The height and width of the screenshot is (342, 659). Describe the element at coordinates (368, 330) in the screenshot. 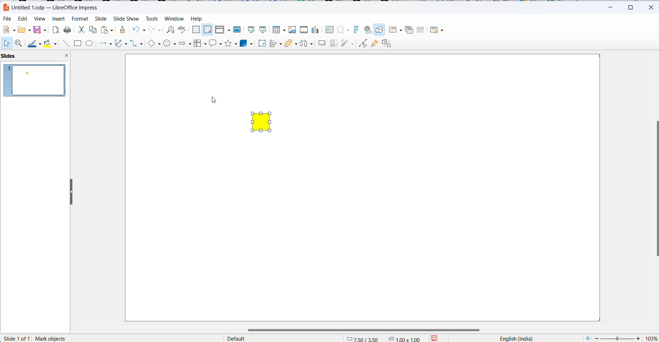

I see `scroll bar ` at that location.